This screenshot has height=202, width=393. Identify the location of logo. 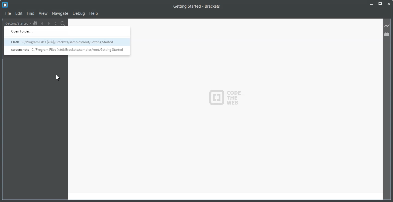
(227, 98).